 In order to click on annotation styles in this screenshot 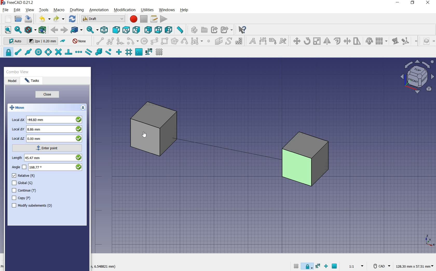, I will do `click(283, 42)`.